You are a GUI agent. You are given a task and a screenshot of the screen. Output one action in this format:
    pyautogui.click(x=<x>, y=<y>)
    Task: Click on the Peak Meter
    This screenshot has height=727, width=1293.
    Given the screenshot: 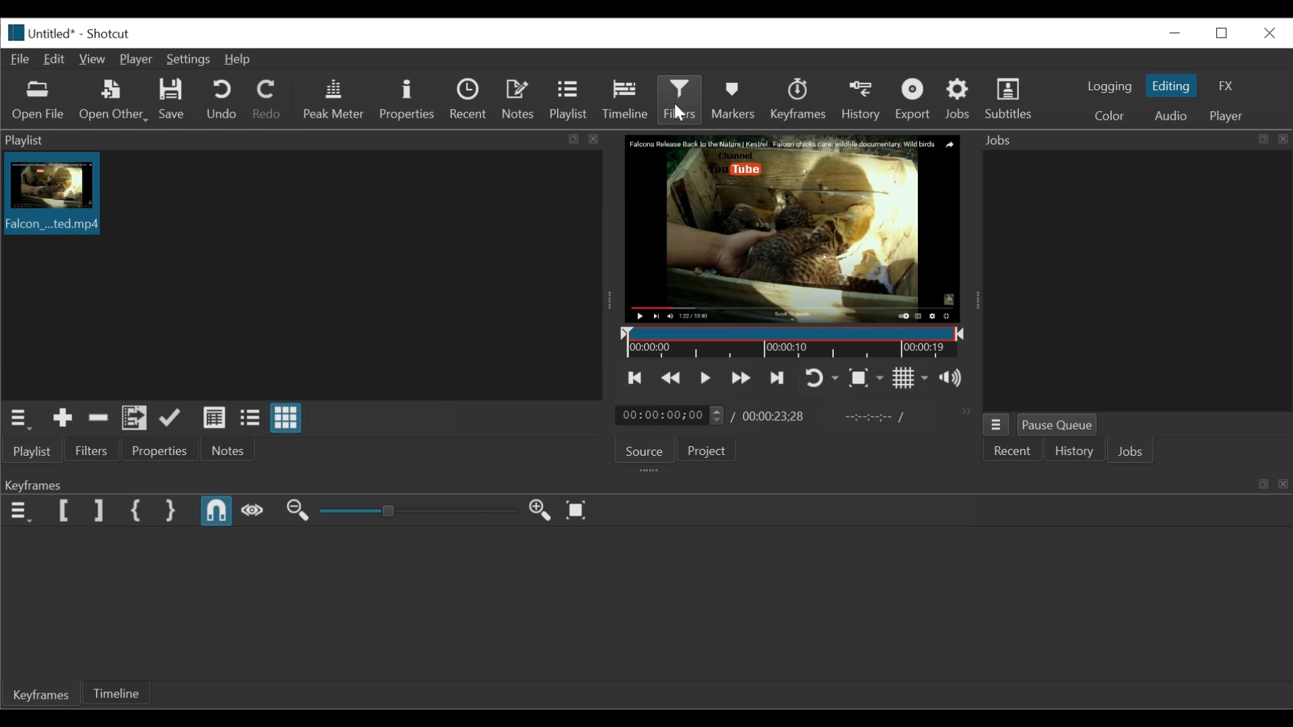 What is the action you would take?
    pyautogui.click(x=334, y=100)
    